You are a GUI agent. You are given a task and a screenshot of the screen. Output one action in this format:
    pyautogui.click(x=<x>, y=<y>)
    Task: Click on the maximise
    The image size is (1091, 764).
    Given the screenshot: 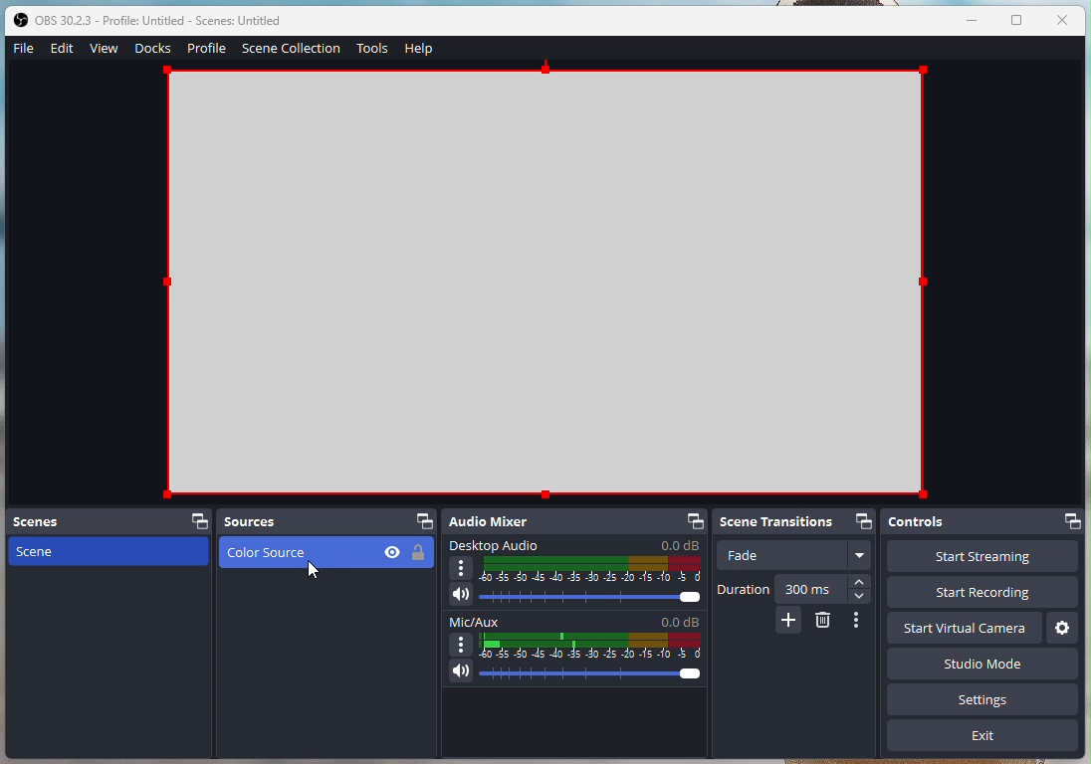 What is the action you would take?
    pyautogui.click(x=1018, y=21)
    